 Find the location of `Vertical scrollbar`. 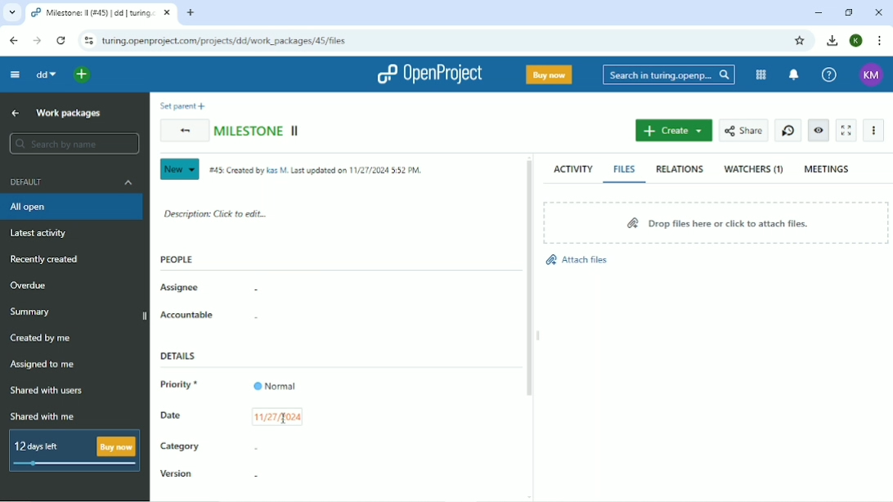

Vertical scrollbar is located at coordinates (528, 280).